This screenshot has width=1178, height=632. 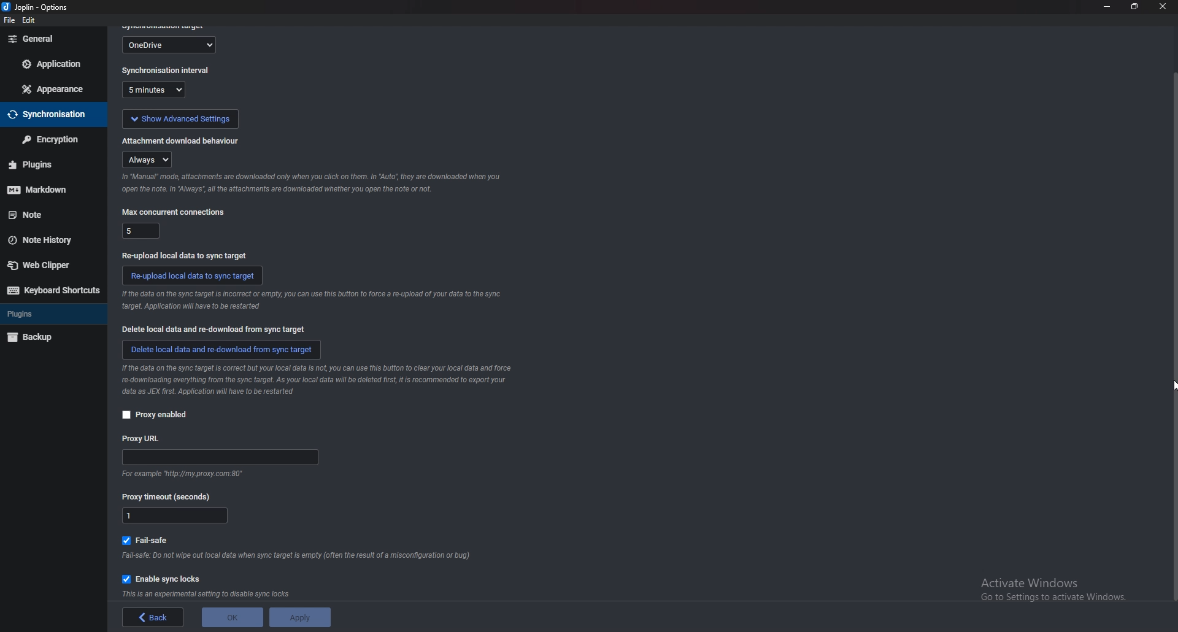 What do you see at coordinates (44, 191) in the screenshot?
I see `markdown` at bounding box center [44, 191].